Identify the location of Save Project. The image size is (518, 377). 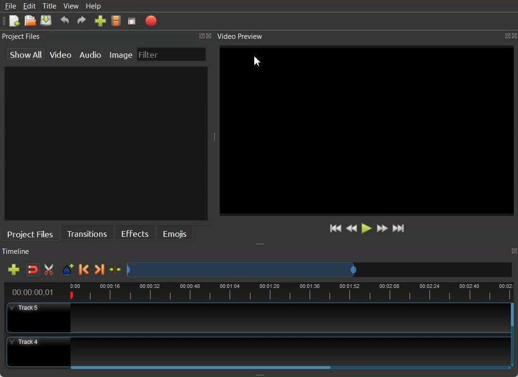
(46, 21).